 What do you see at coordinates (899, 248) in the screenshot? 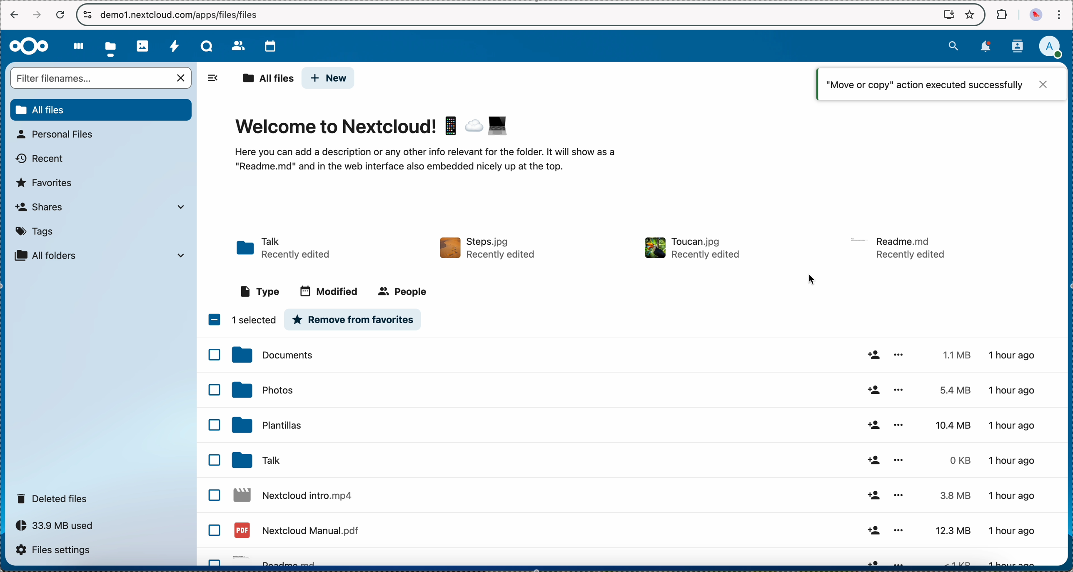
I see `file` at bounding box center [899, 248].